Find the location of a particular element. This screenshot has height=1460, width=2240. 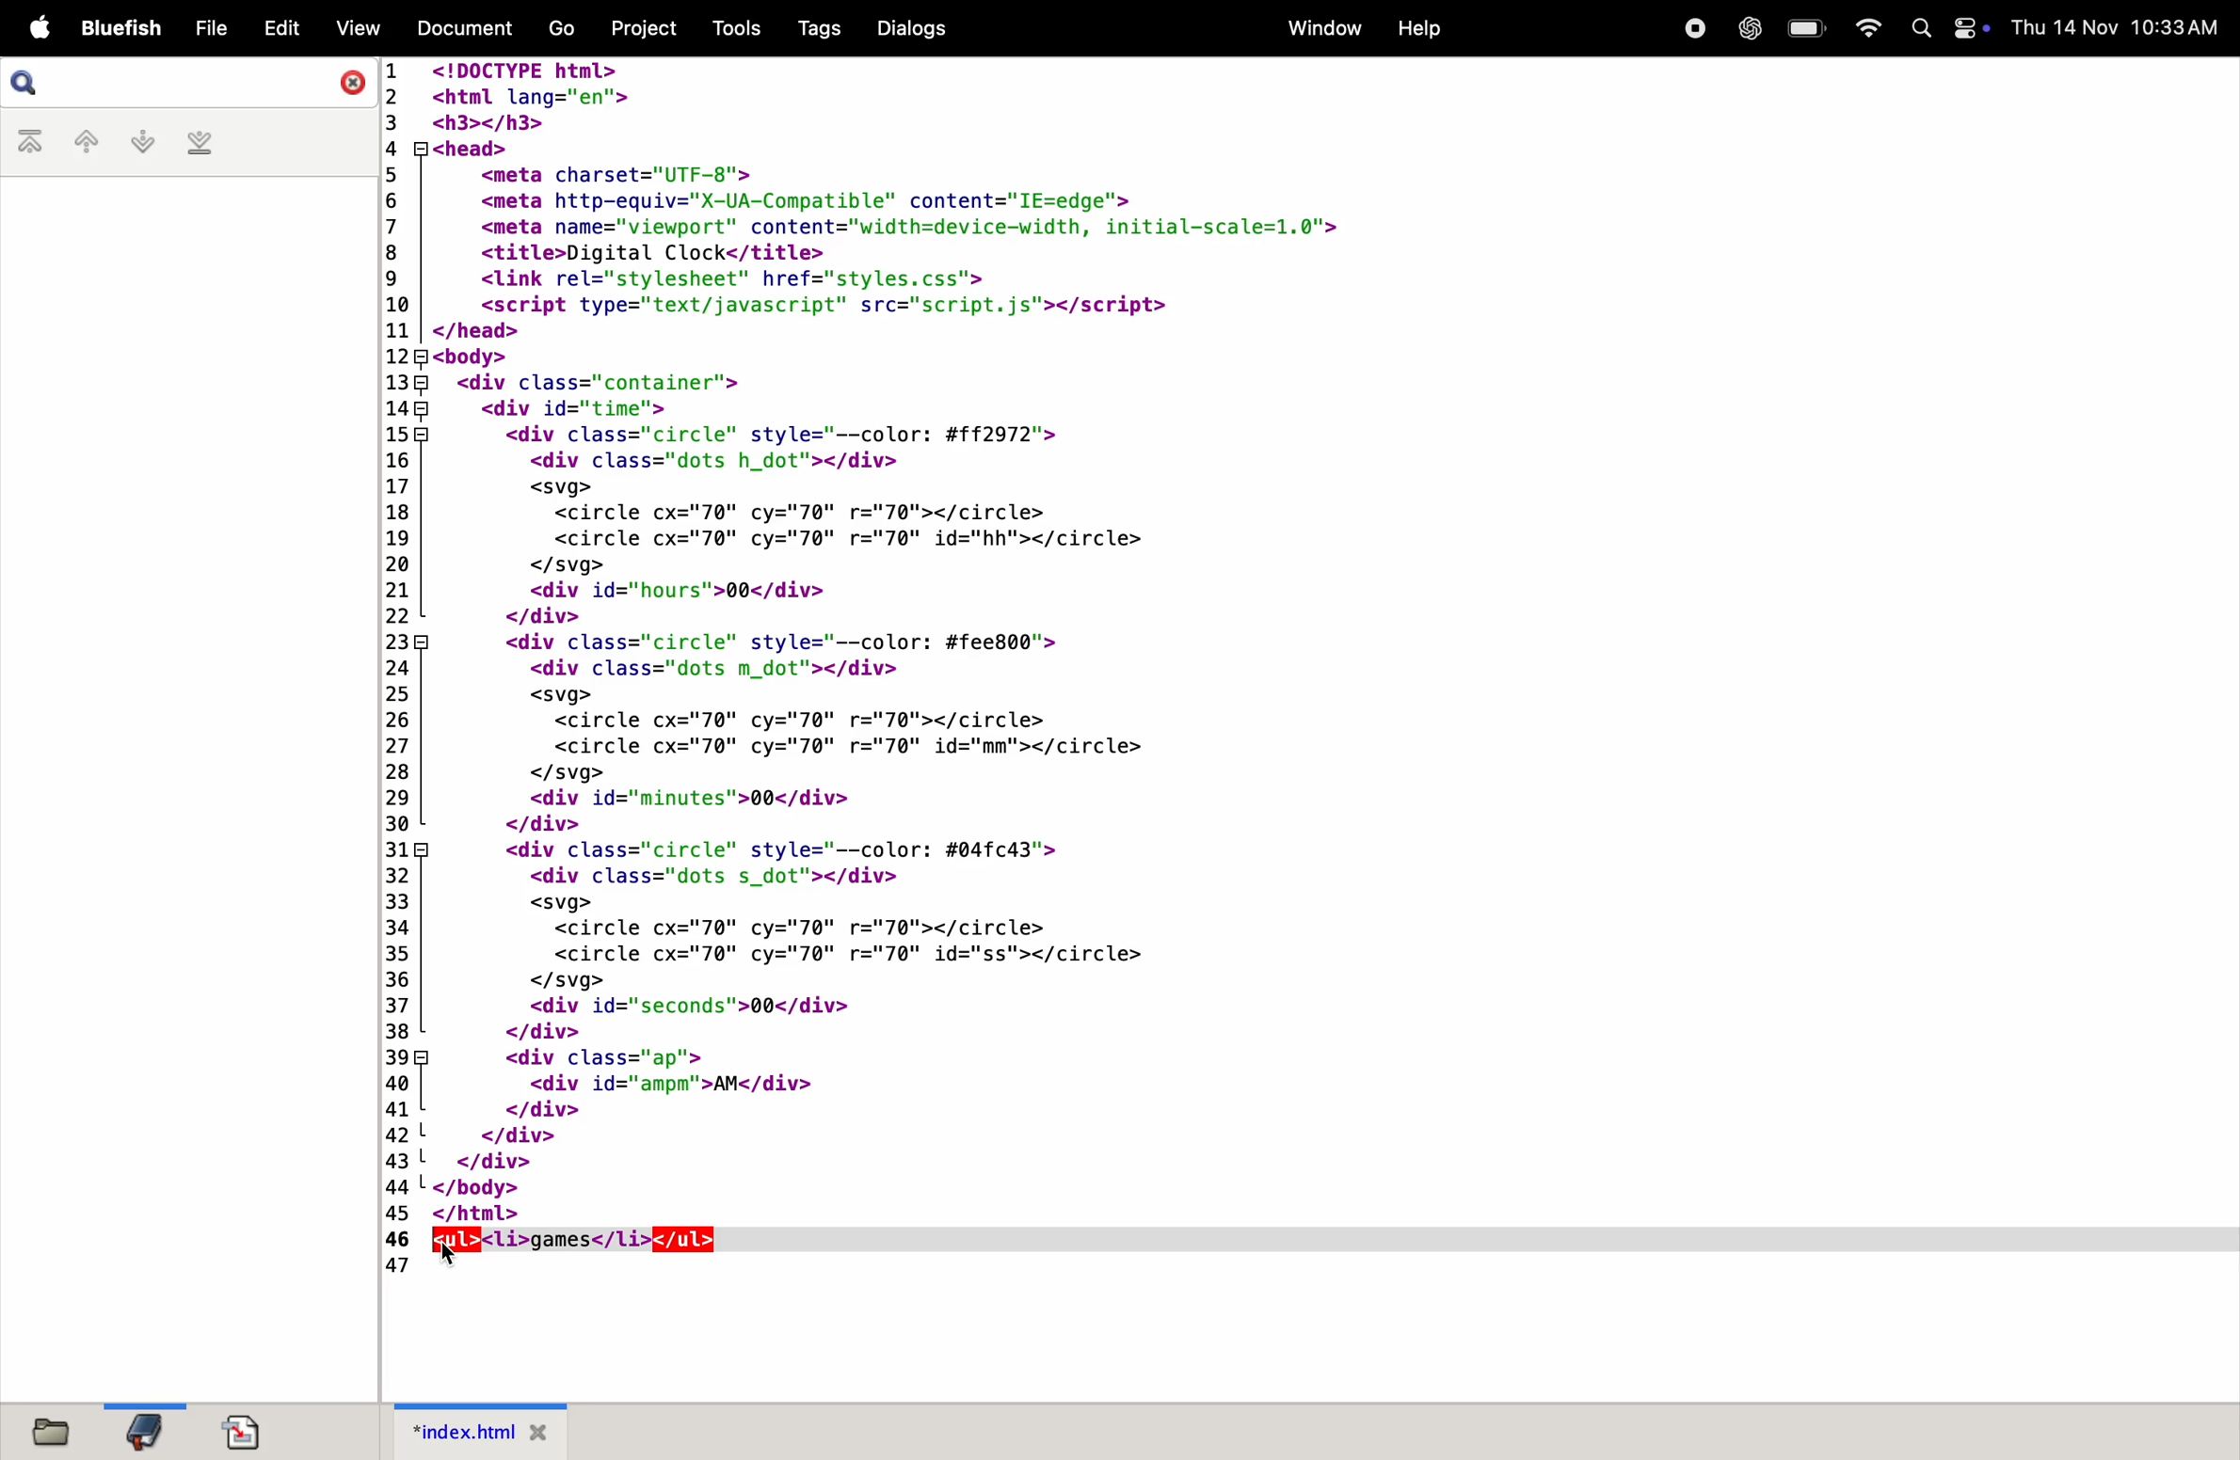

apple widgets is located at coordinates (1948, 28).